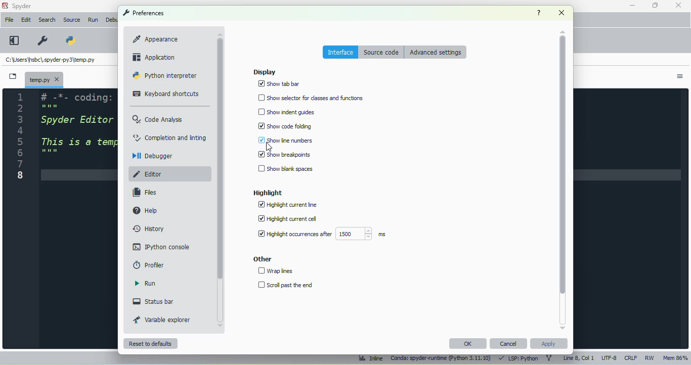 This screenshot has width=691, height=365. What do you see at coordinates (287, 218) in the screenshot?
I see `highlight current cell` at bounding box center [287, 218].